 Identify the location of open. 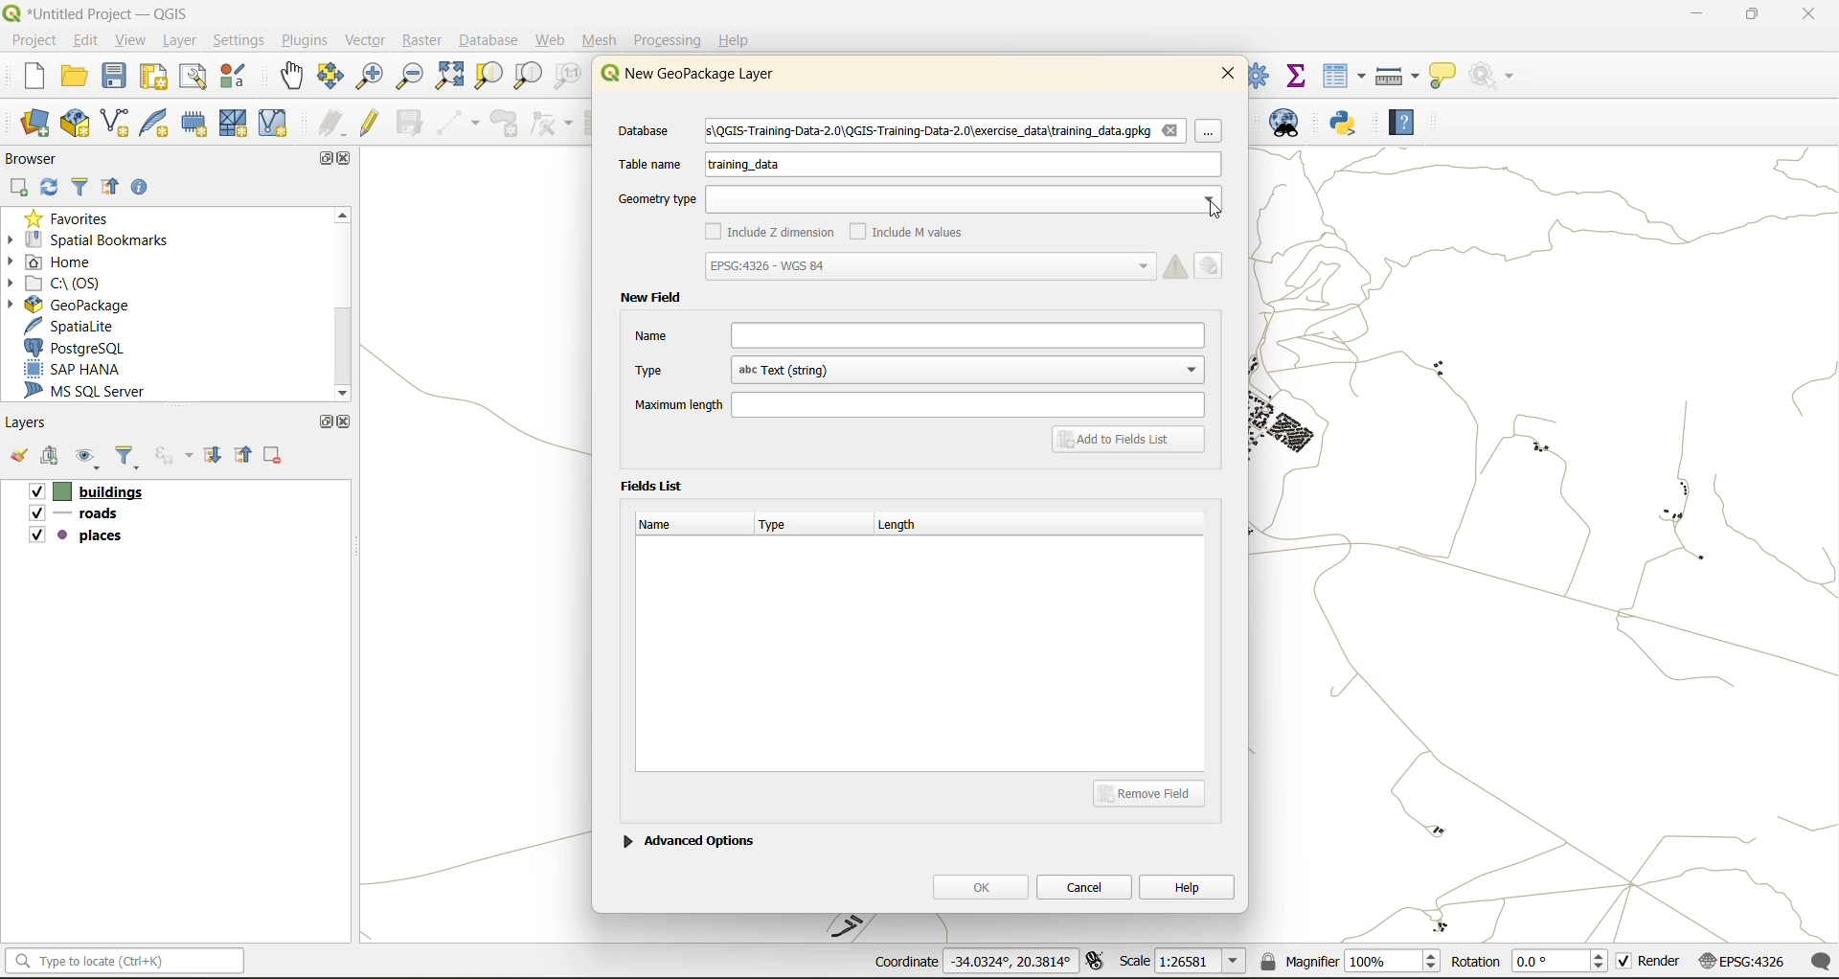
(76, 80).